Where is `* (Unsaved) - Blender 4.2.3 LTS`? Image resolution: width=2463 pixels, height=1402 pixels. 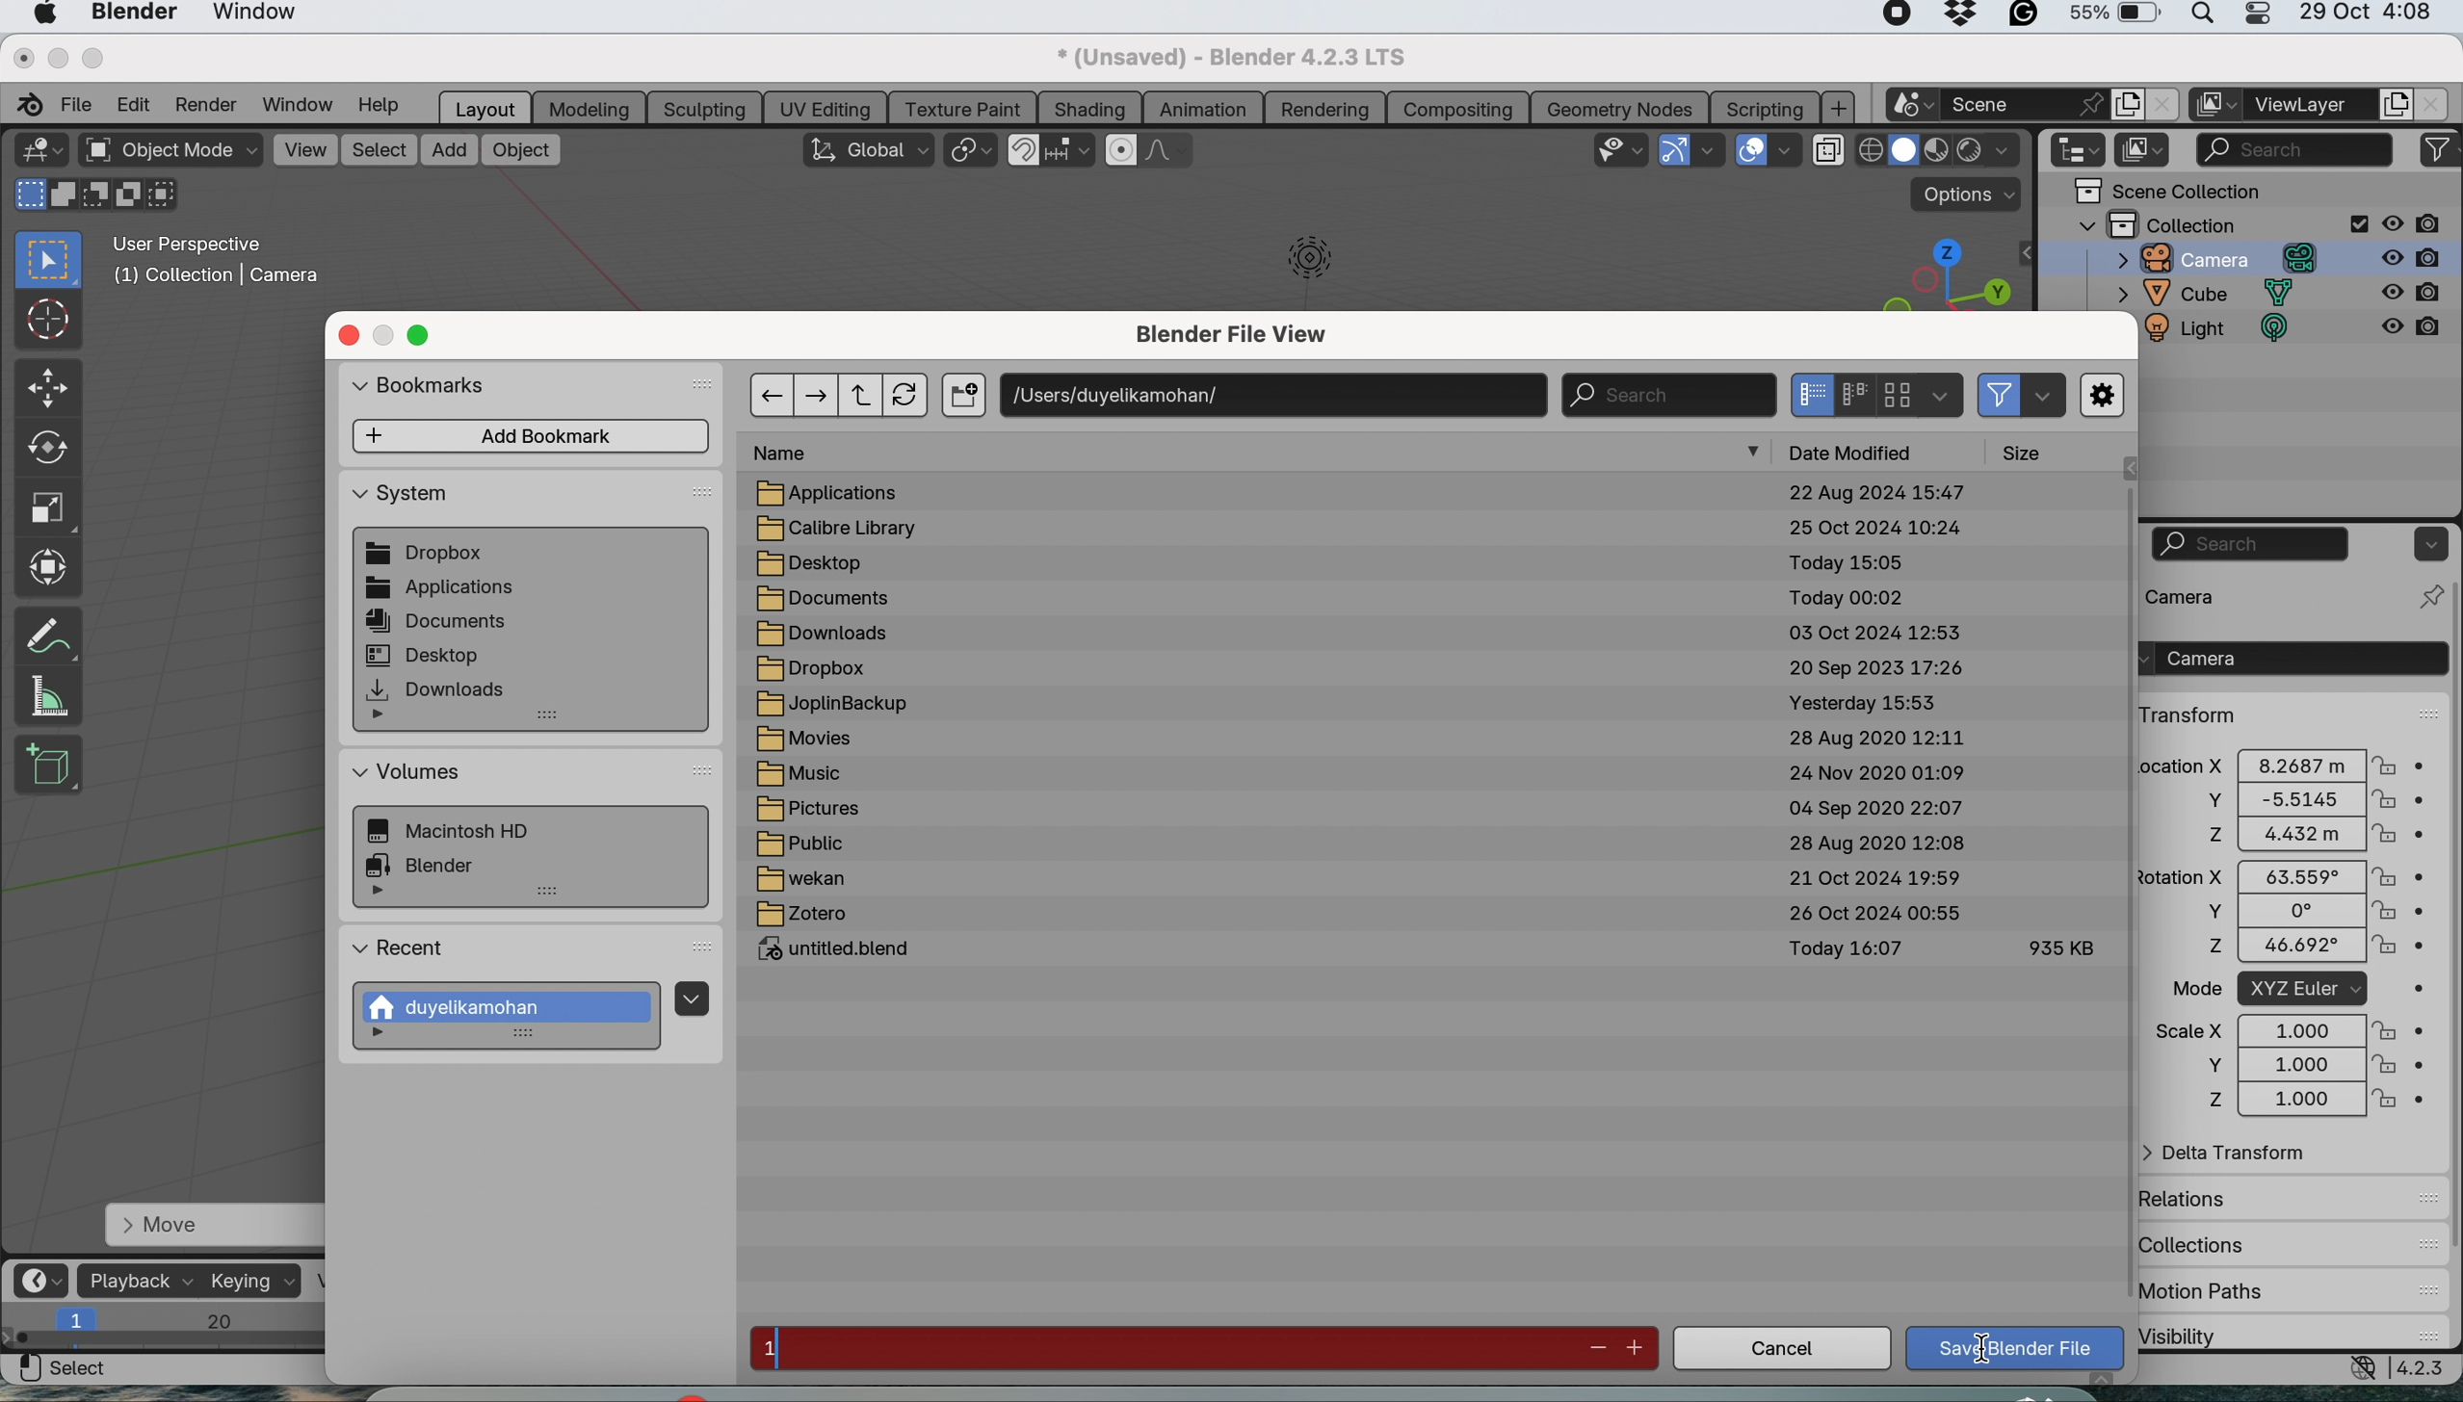 * (Unsaved) - Blender 4.2.3 LTS is located at coordinates (1230, 55).